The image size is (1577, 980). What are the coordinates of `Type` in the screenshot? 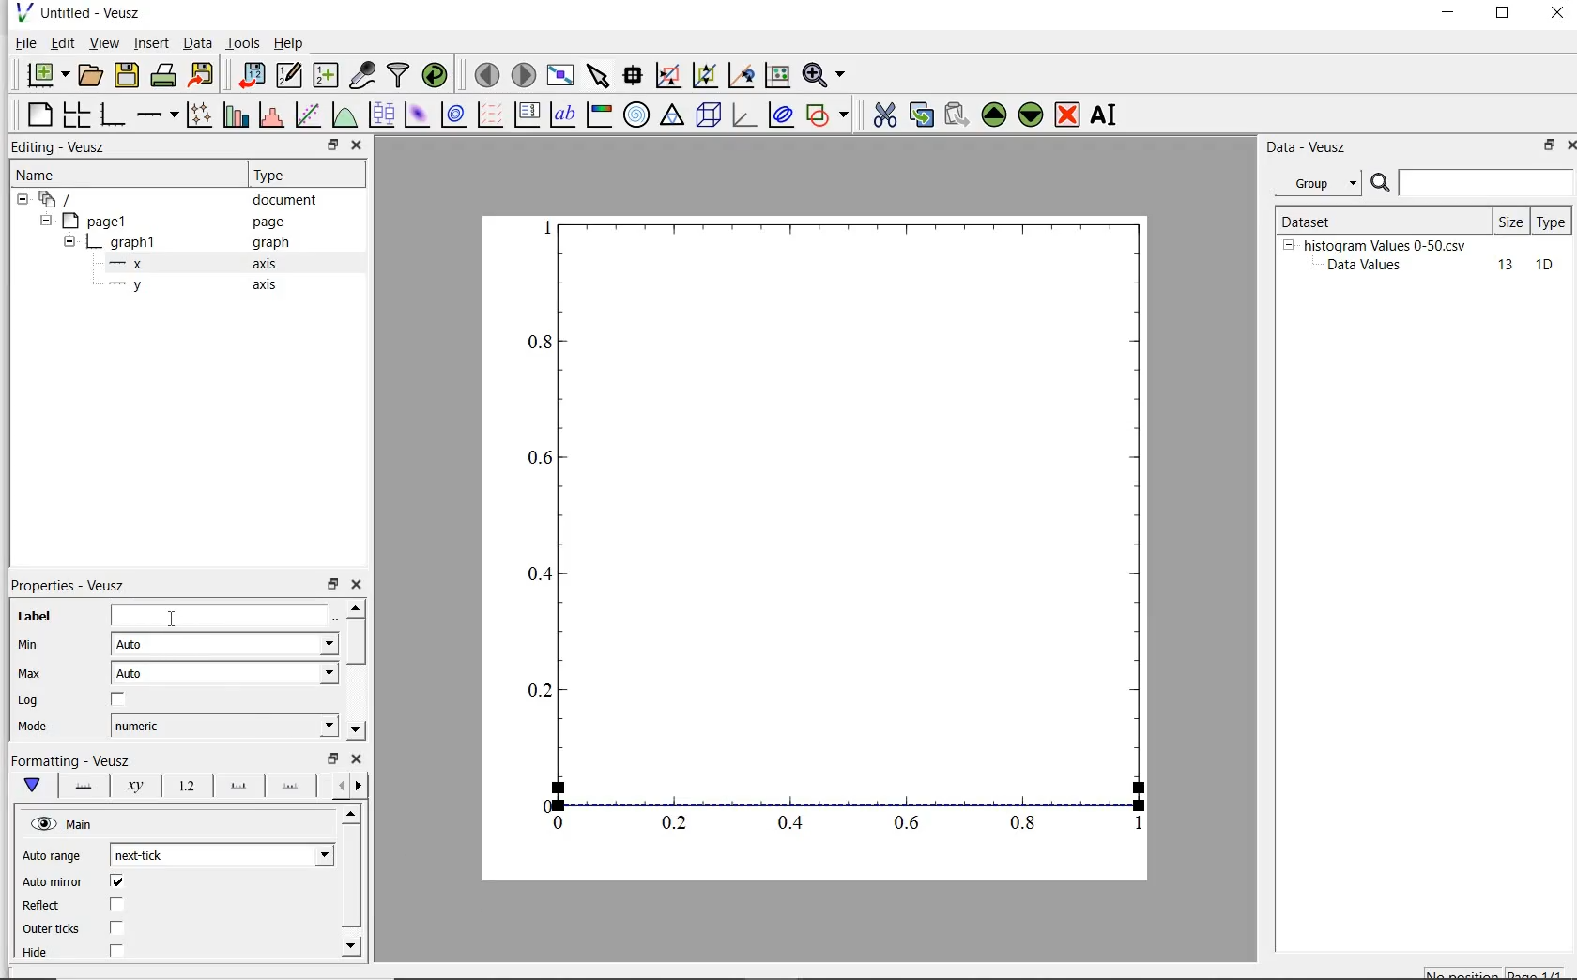 It's located at (302, 176).